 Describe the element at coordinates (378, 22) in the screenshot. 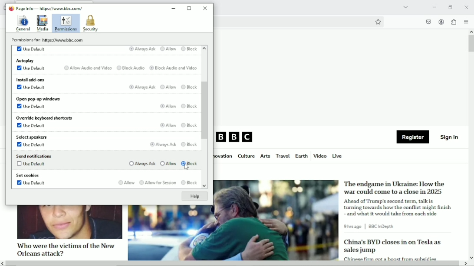

I see `Bookmark this page` at that location.